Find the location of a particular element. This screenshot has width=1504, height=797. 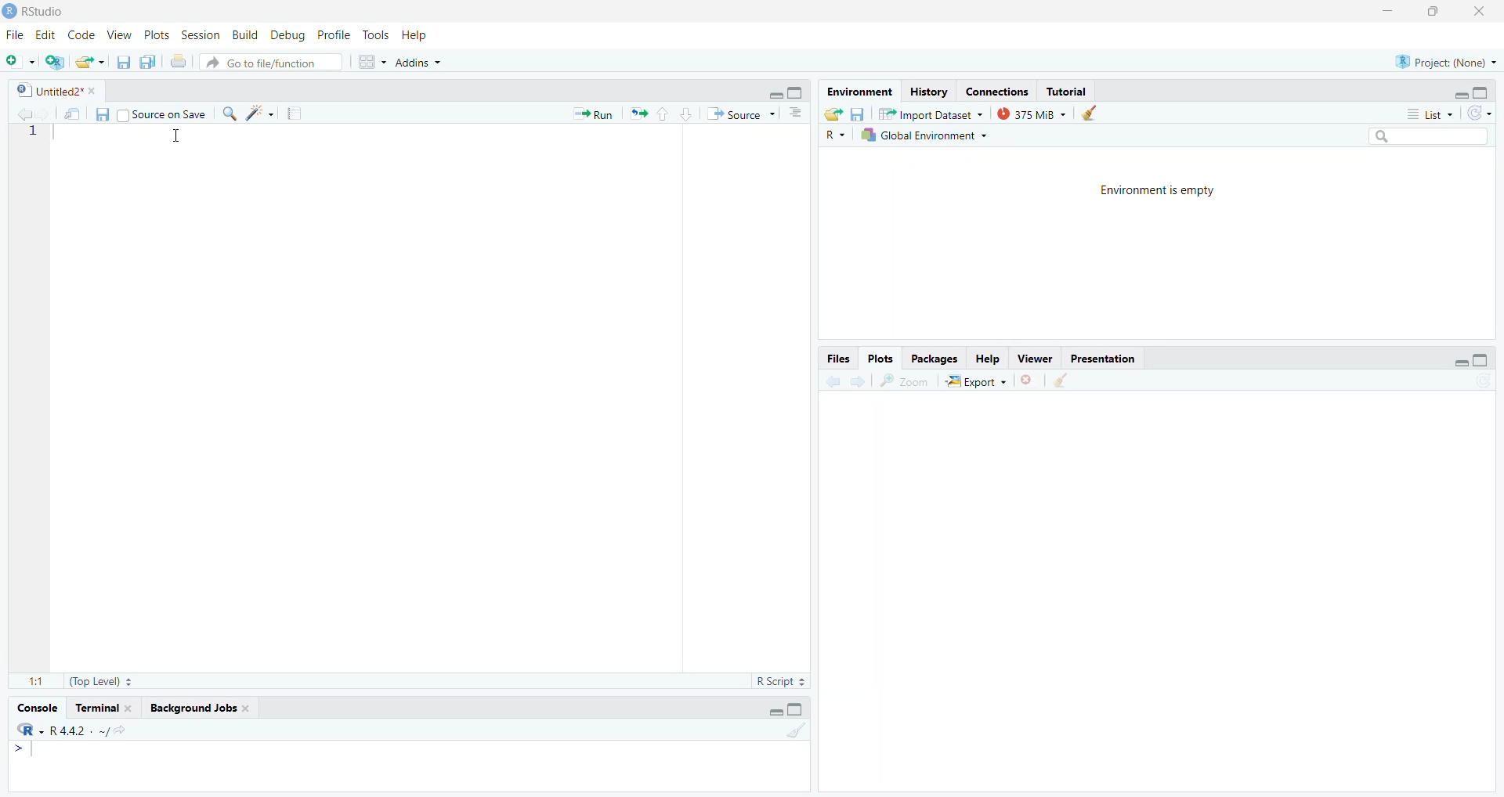

Build is located at coordinates (245, 36).